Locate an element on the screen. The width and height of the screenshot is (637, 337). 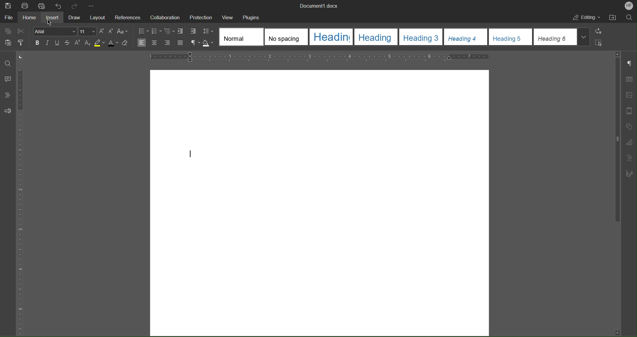
Underline is located at coordinates (57, 43).